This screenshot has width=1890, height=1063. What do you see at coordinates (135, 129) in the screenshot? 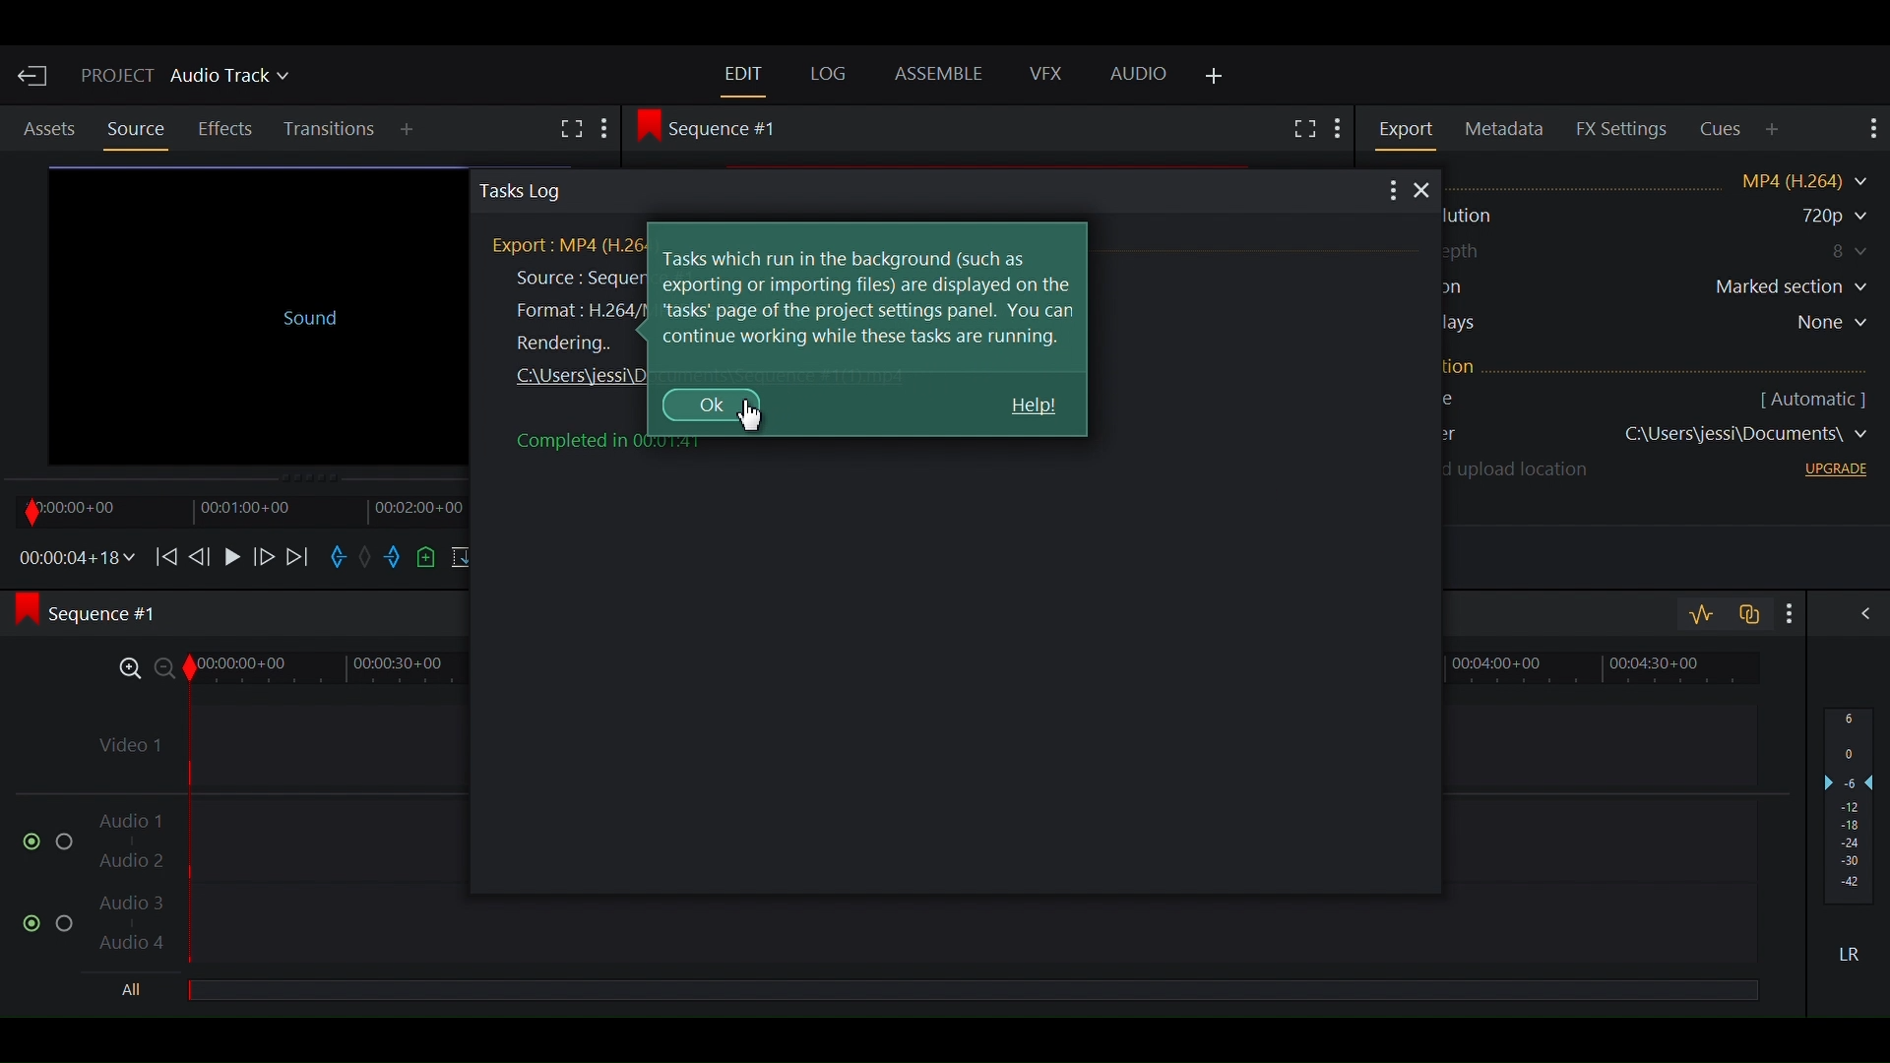
I see `Source` at bounding box center [135, 129].